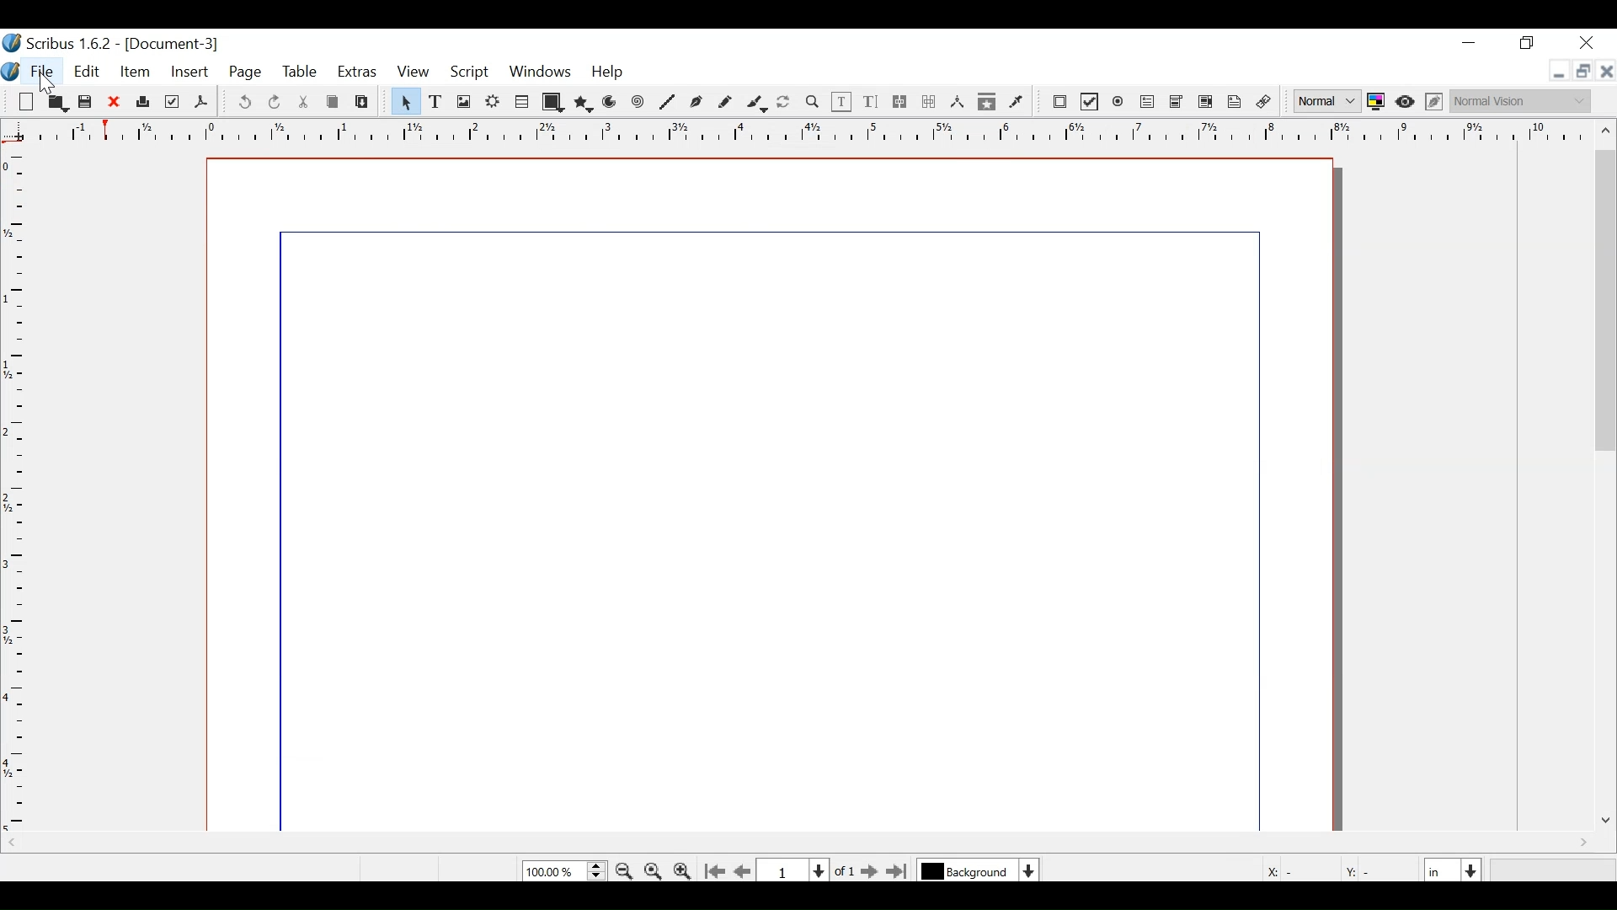 The width and height of the screenshot is (1617, 910). I want to click on Arc, so click(610, 104).